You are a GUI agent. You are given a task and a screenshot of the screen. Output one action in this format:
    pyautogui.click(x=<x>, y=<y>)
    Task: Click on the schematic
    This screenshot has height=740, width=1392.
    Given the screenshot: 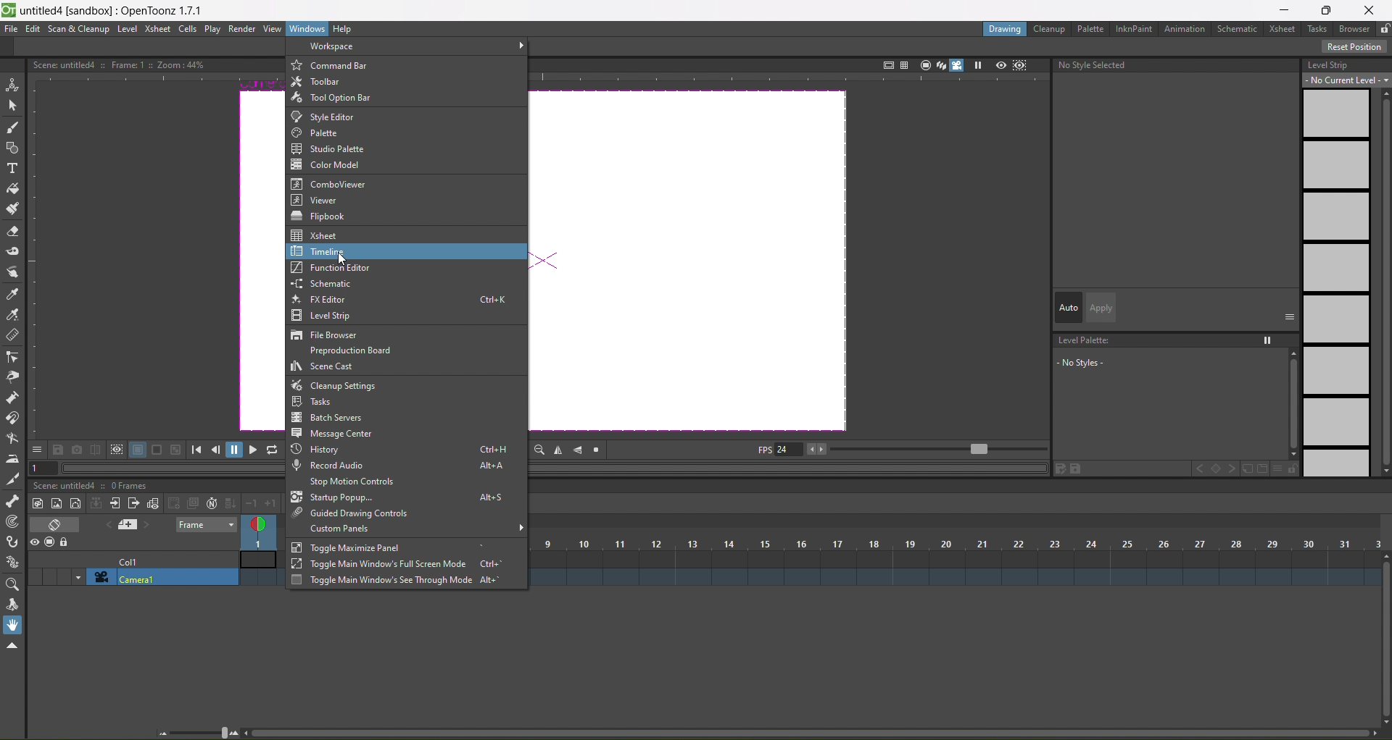 What is the action you would take?
    pyautogui.click(x=329, y=284)
    